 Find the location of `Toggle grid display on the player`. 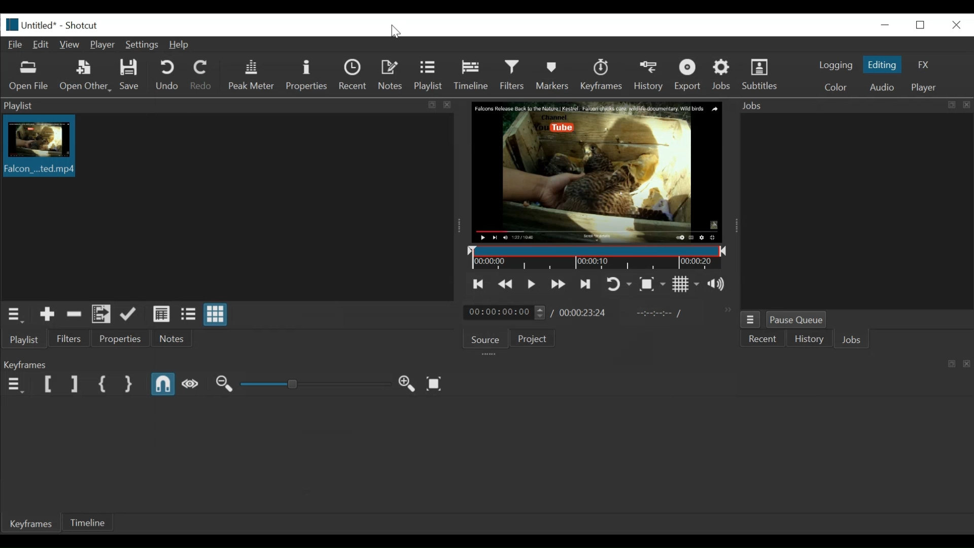

Toggle grid display on the player is located at coordinates (685, 284).